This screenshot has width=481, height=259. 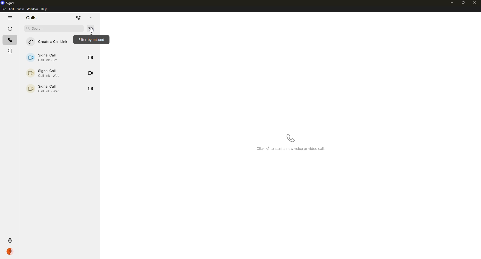 I want to click on file, so click(x=4, y=9).